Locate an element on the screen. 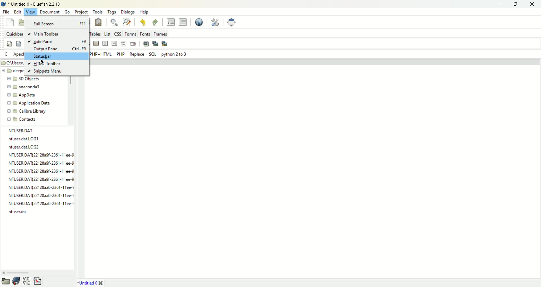 This screenshot has width=541, height=287. insert thumbnail is located at coordinates (156, 43).